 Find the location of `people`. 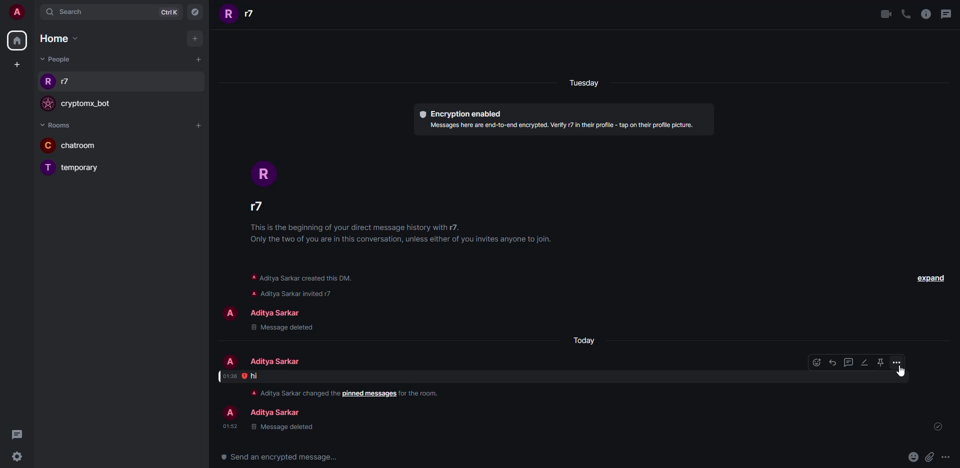

people is located at coordinates (274, 312).